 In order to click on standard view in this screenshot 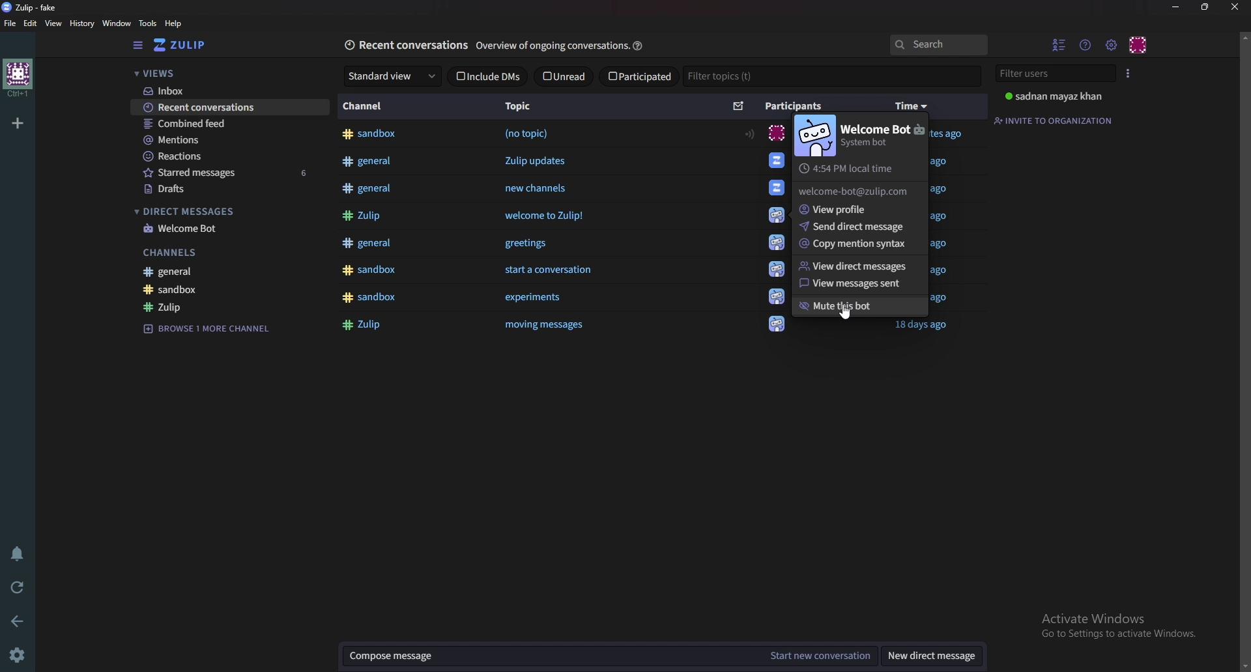, I will do `click(394, 77)`.